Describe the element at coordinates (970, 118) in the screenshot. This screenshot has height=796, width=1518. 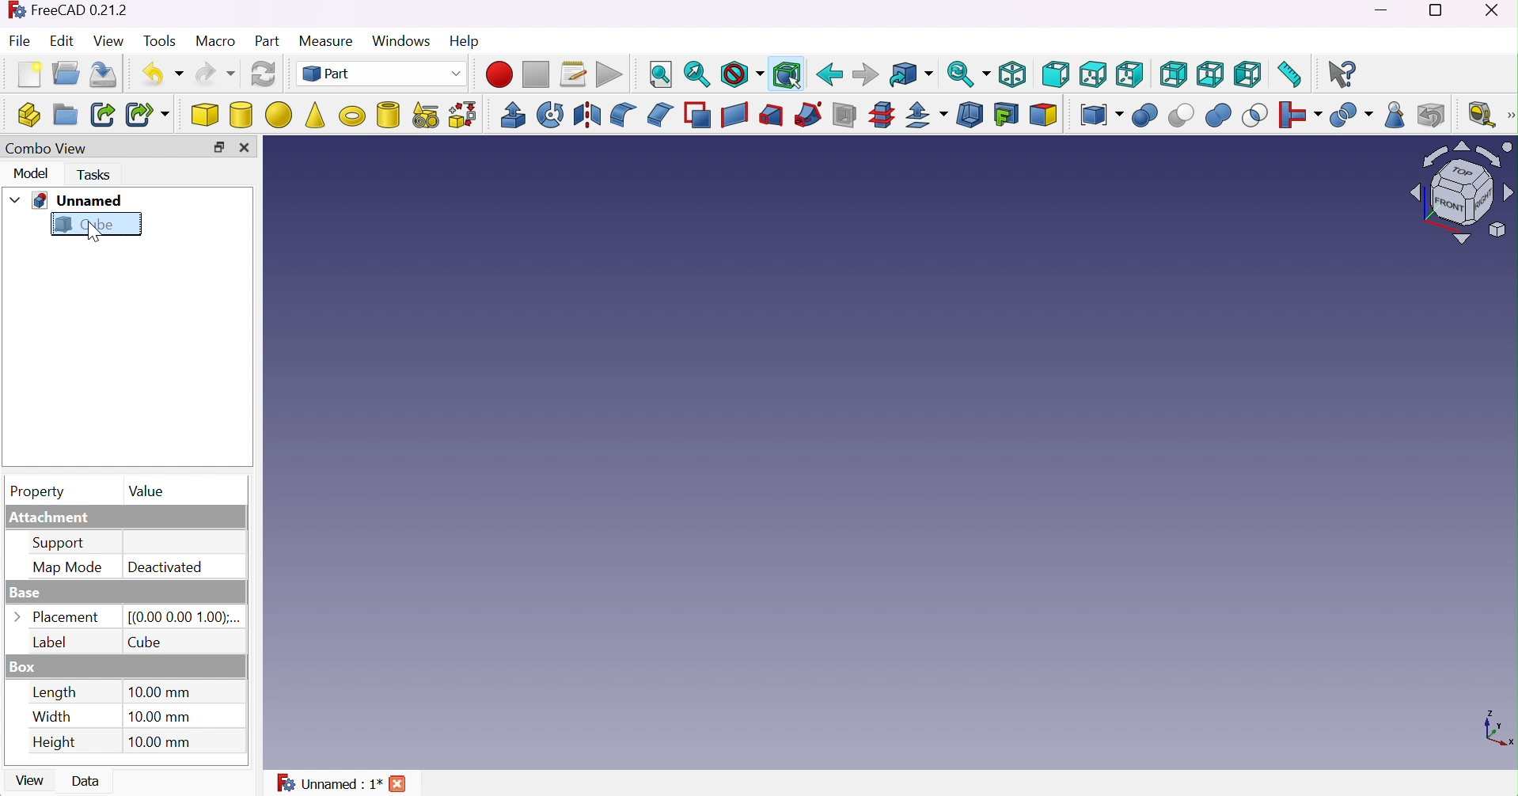
I see `Thickness` at that location.